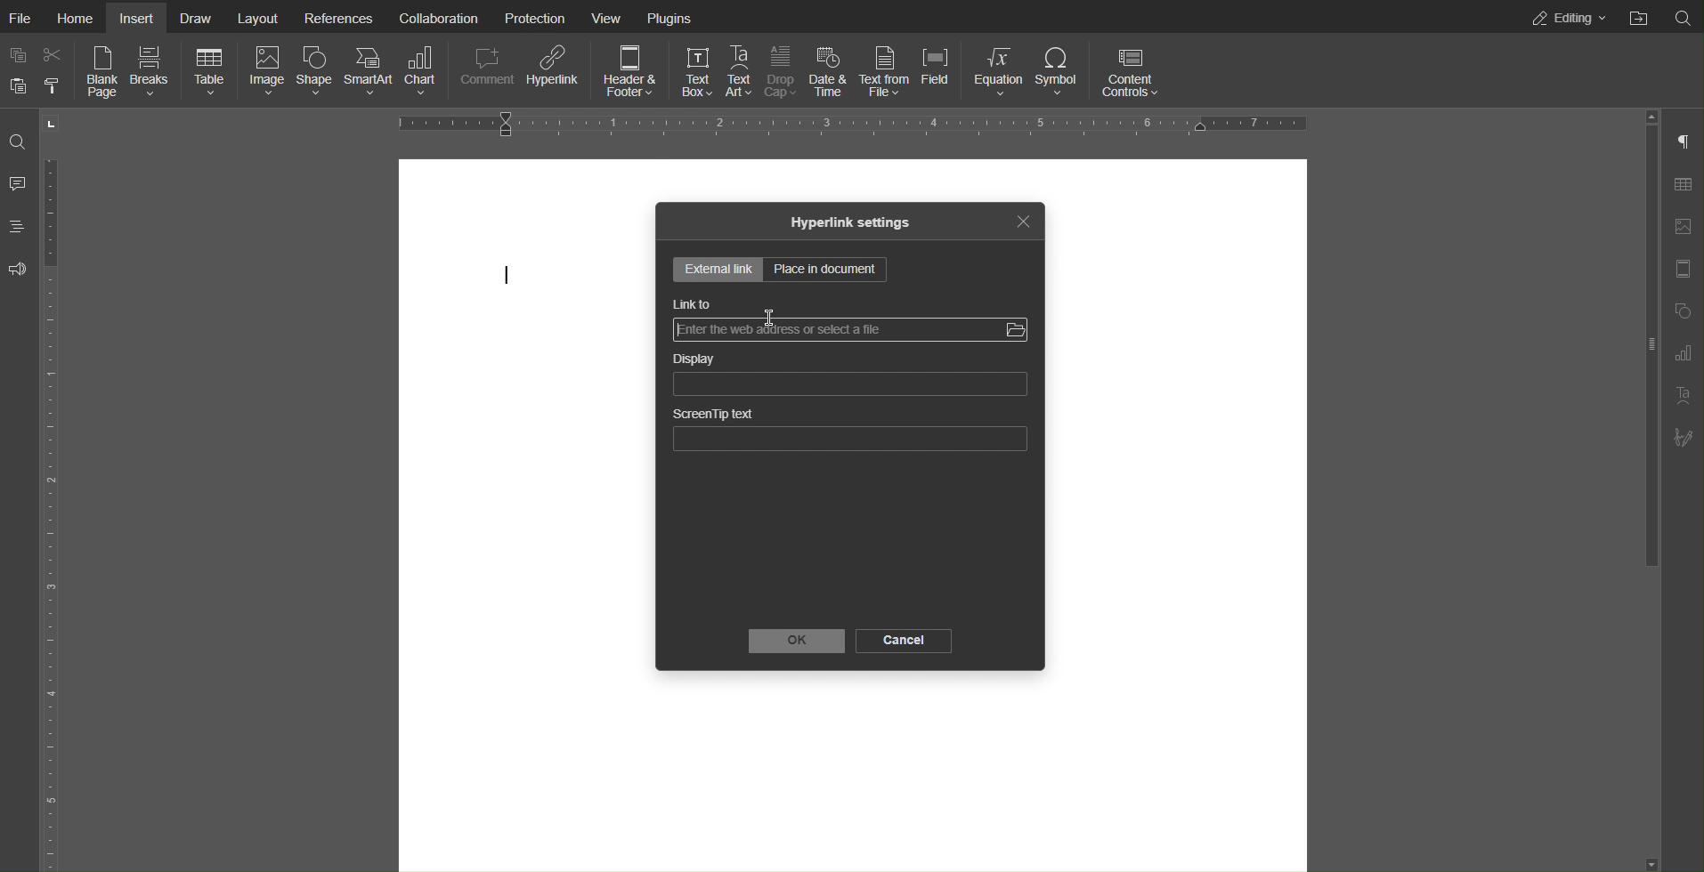 This screenshot has width=1704, height=872. I want to click on Paragraph Settings, so click(1681, 354).